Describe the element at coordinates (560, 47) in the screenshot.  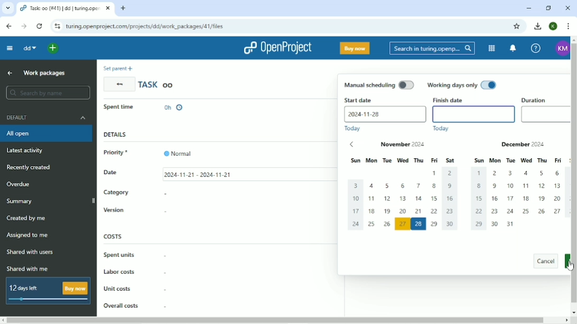
I see `KM` at that location.